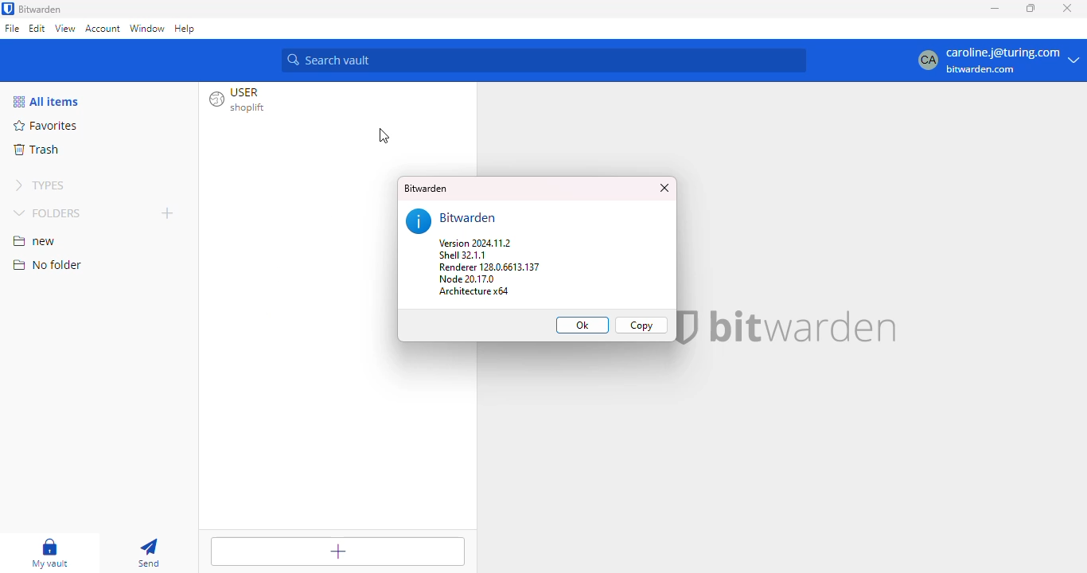 The image size is (1087, 573). What do you see at coordinates (473, 293) in the screenshot?
I see `Architecture x64` at bounding box center [473, 293].